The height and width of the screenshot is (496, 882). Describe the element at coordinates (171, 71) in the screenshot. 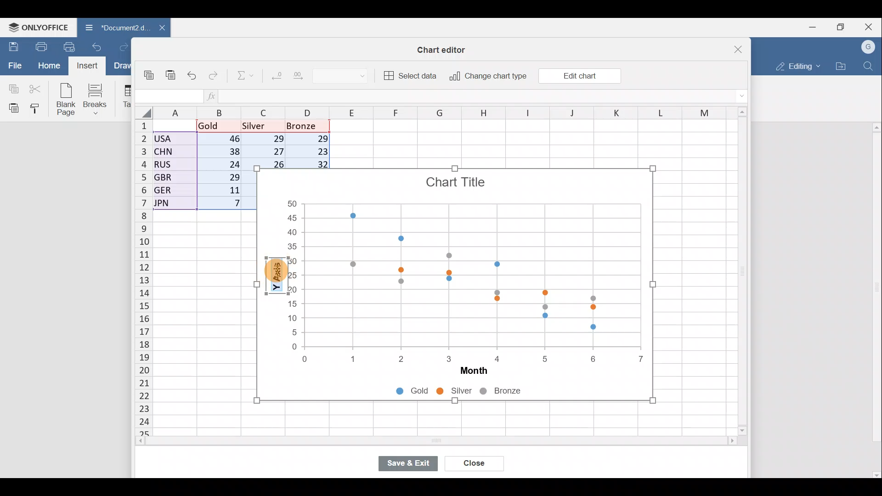

I see `Paste` at that location.